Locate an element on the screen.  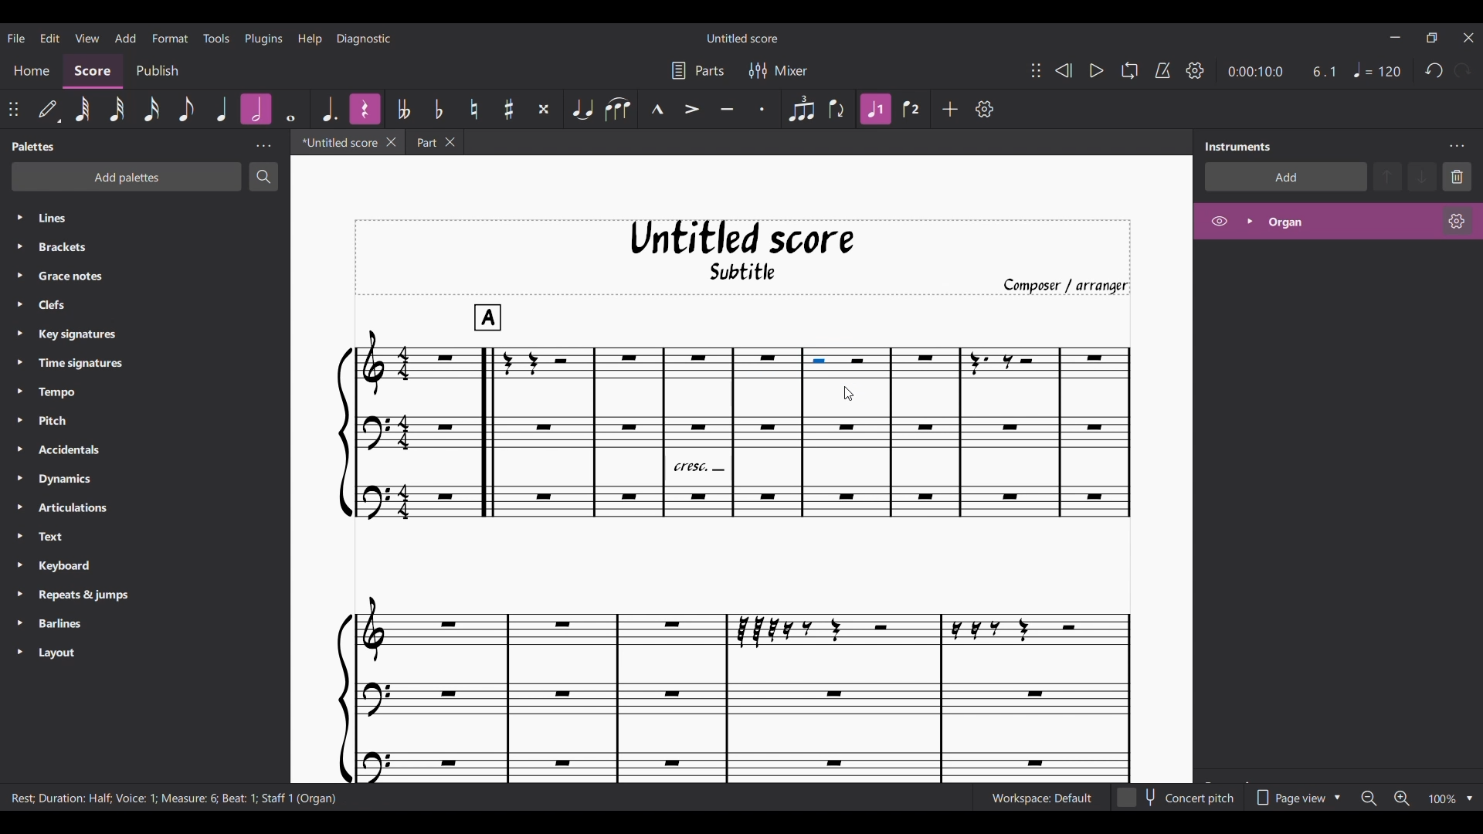
View menu is located at coordinates (87, 37).